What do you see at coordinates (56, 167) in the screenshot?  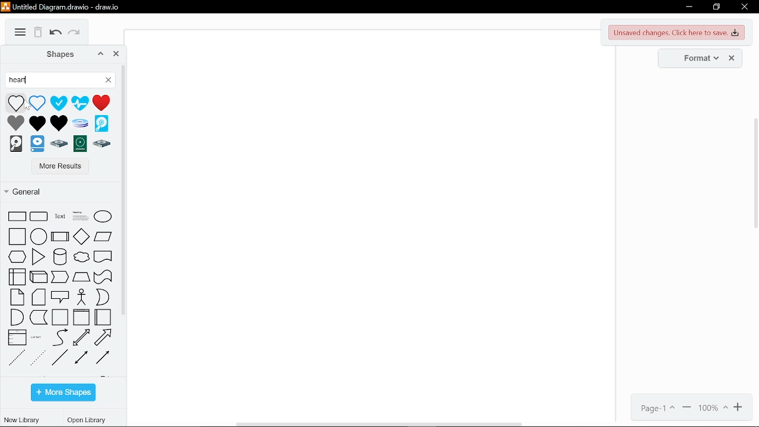 I see `More result` at bounding box center [56, 167].